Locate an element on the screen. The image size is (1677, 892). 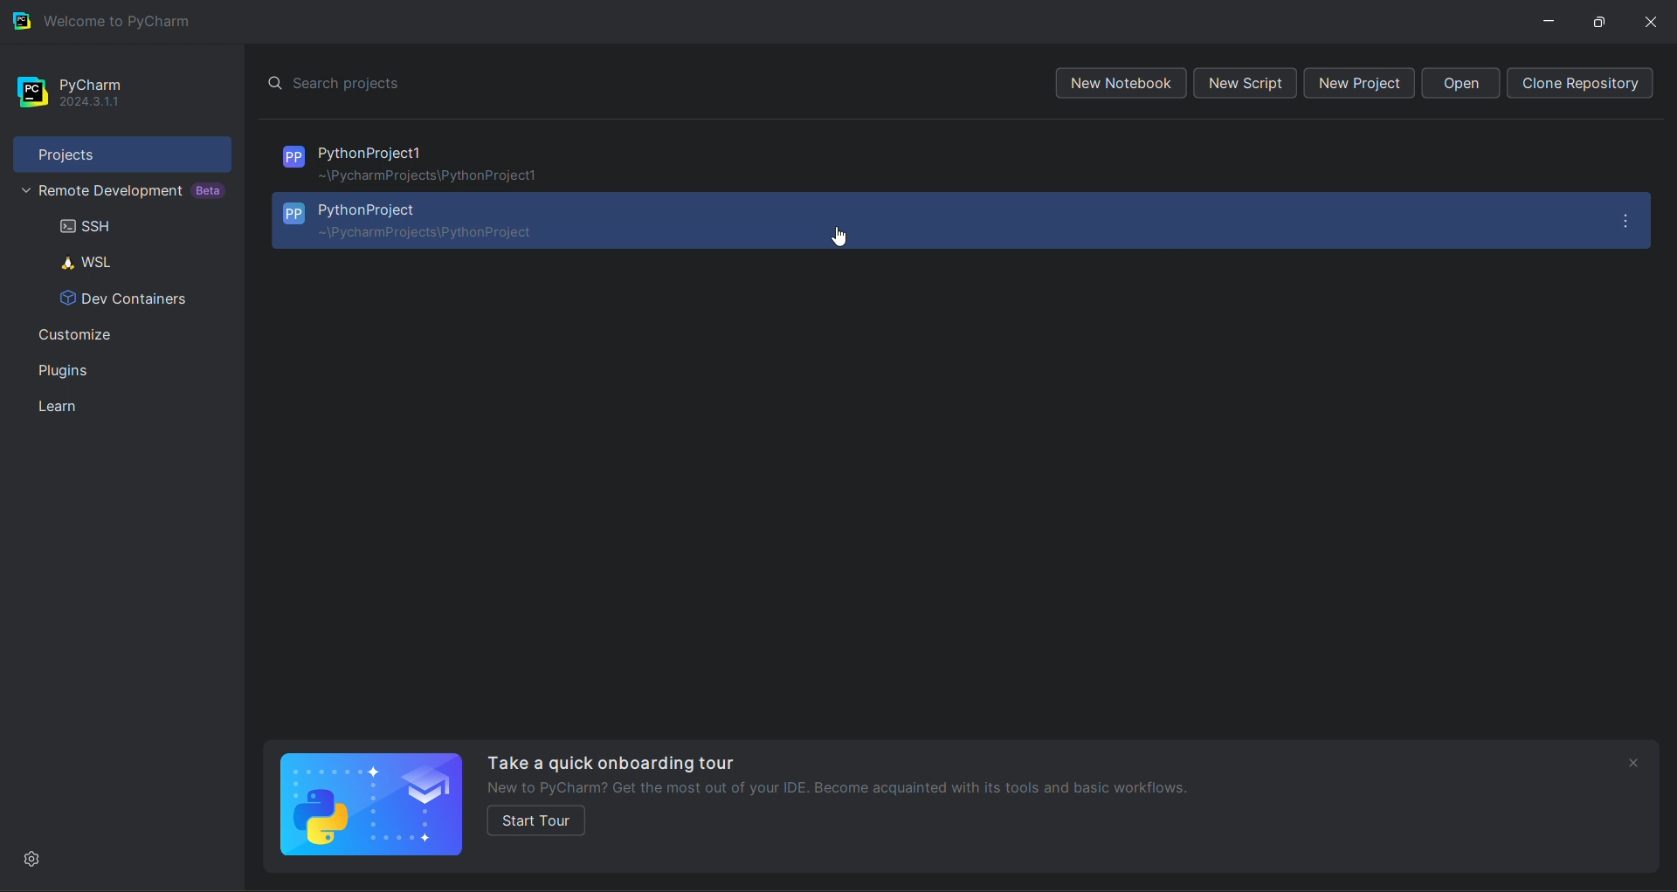
start tour is located at coordinates (538, 821).